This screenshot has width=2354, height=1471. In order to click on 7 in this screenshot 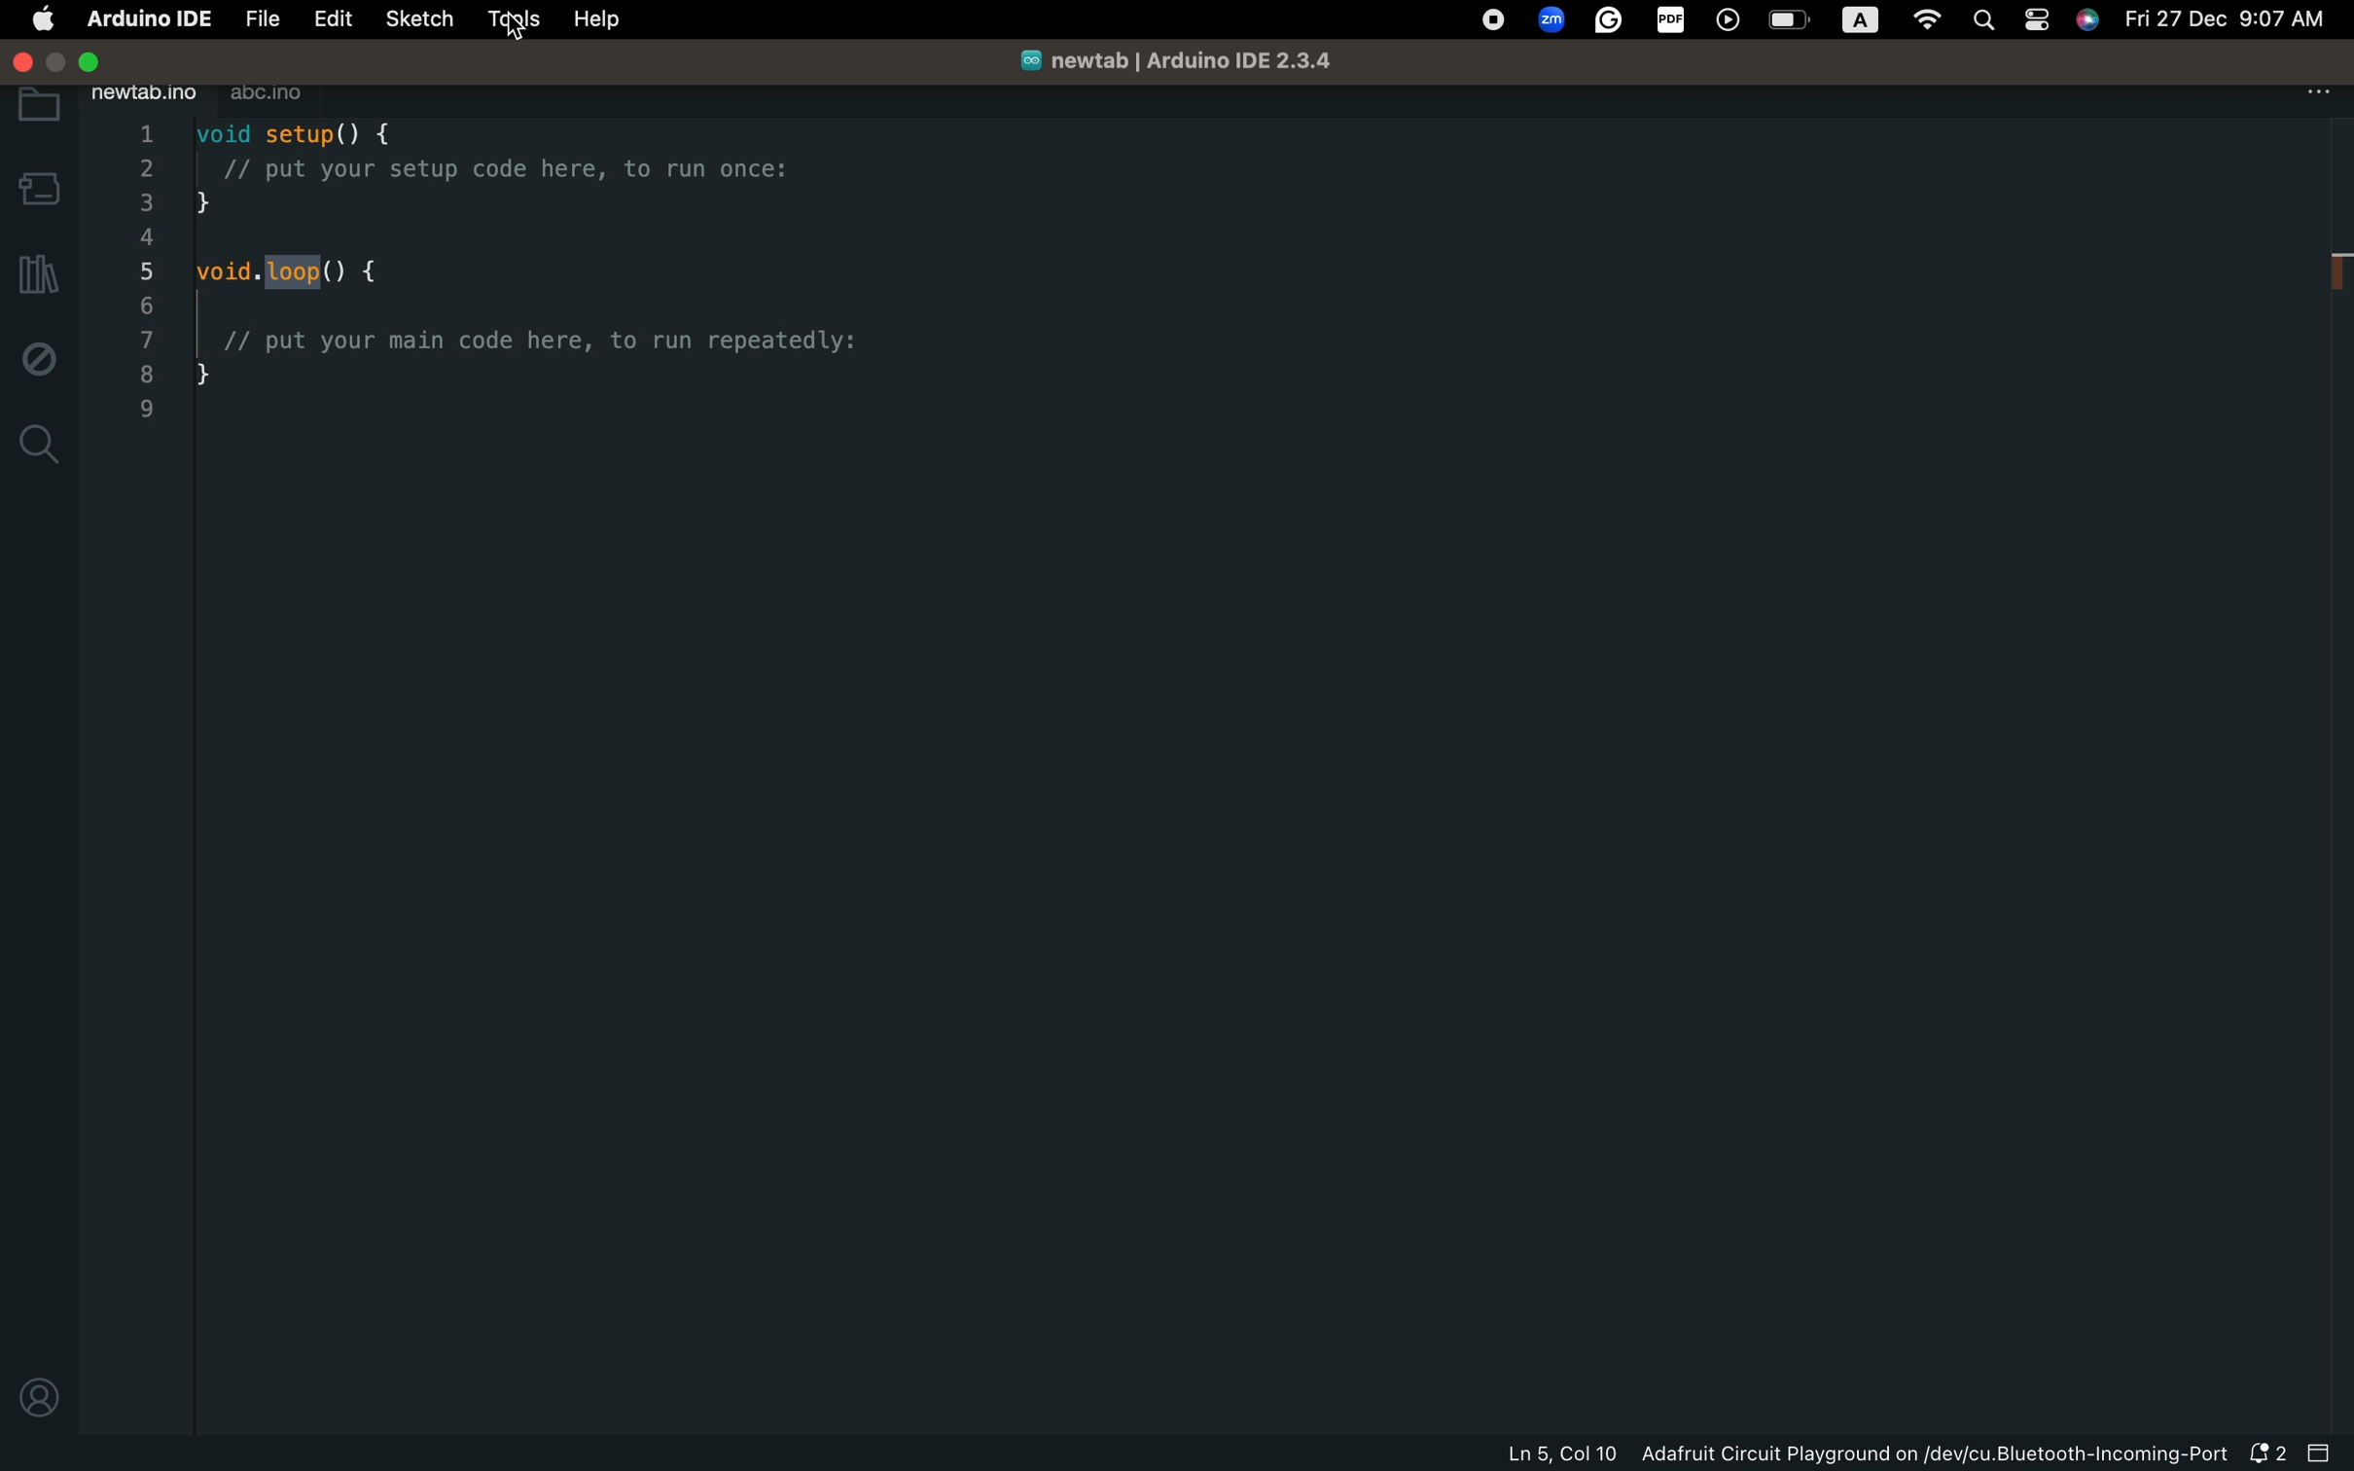, I will do `click(146, 340)`.